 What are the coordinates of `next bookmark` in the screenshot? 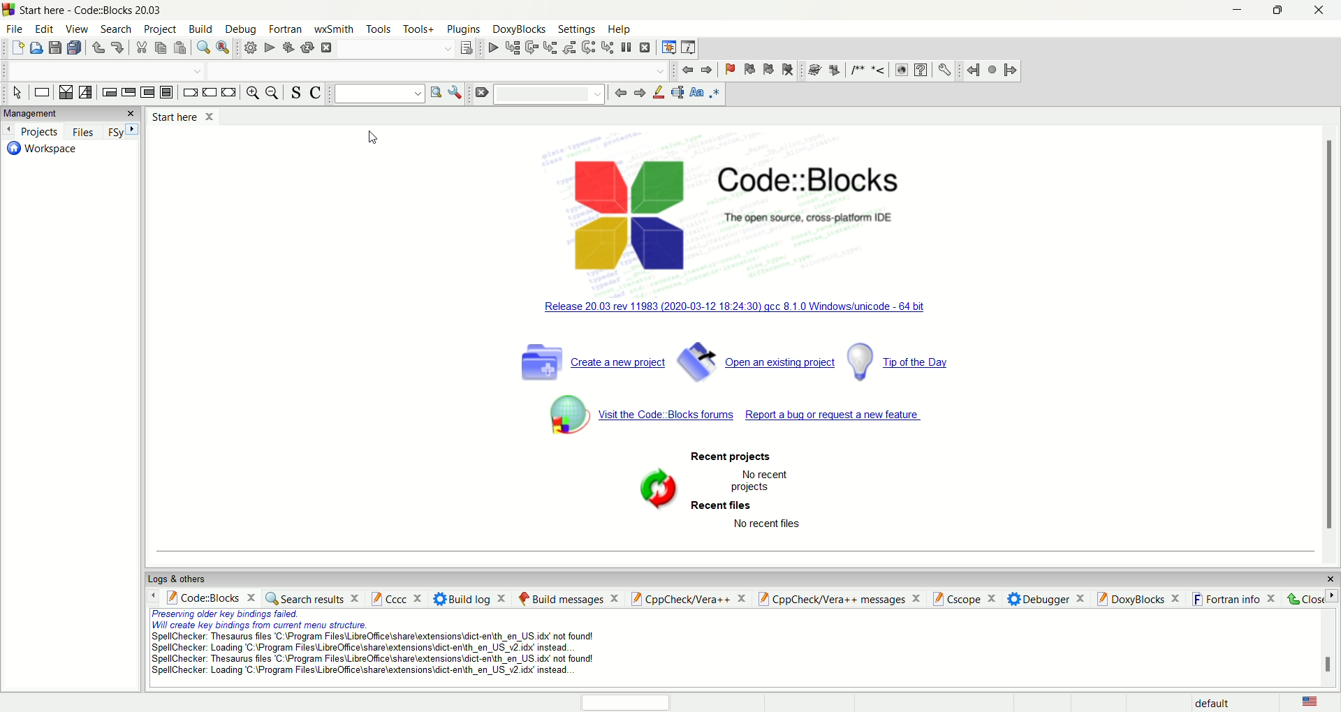 It's located at (768, 70).